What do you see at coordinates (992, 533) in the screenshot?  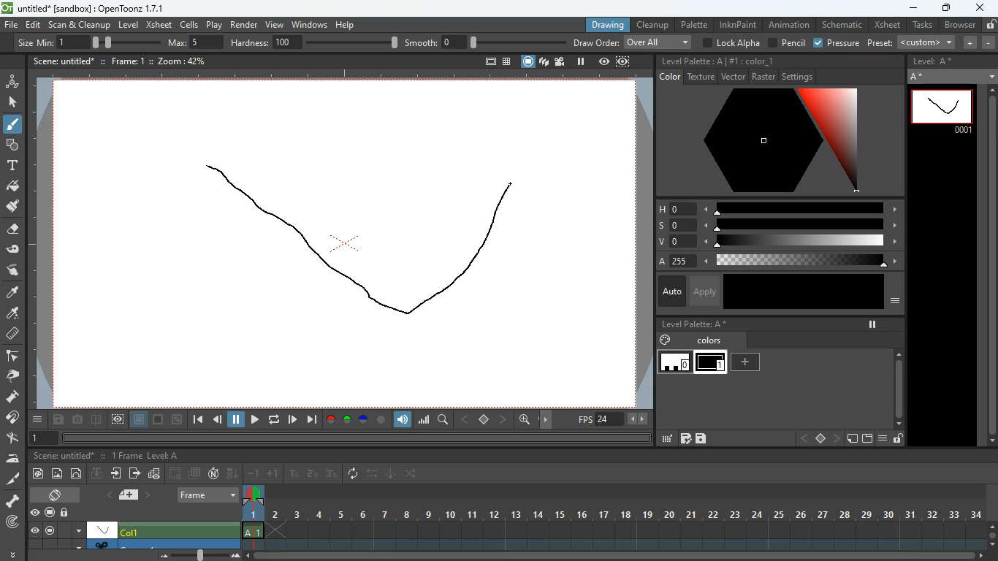 I see `scroll` at bounding box center [992, 533].